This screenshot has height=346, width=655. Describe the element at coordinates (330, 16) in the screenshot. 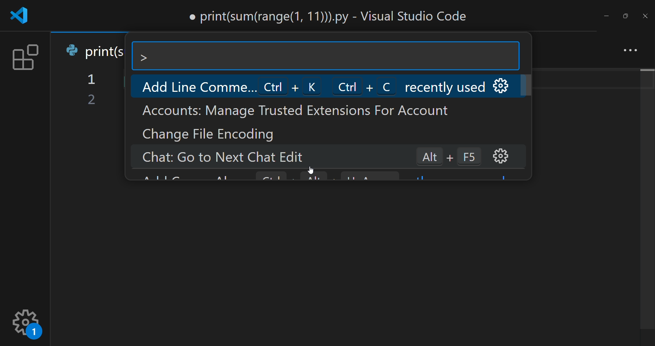

I see `print(sum(range(1, 11))).py - Visual Studio Code` at that location.